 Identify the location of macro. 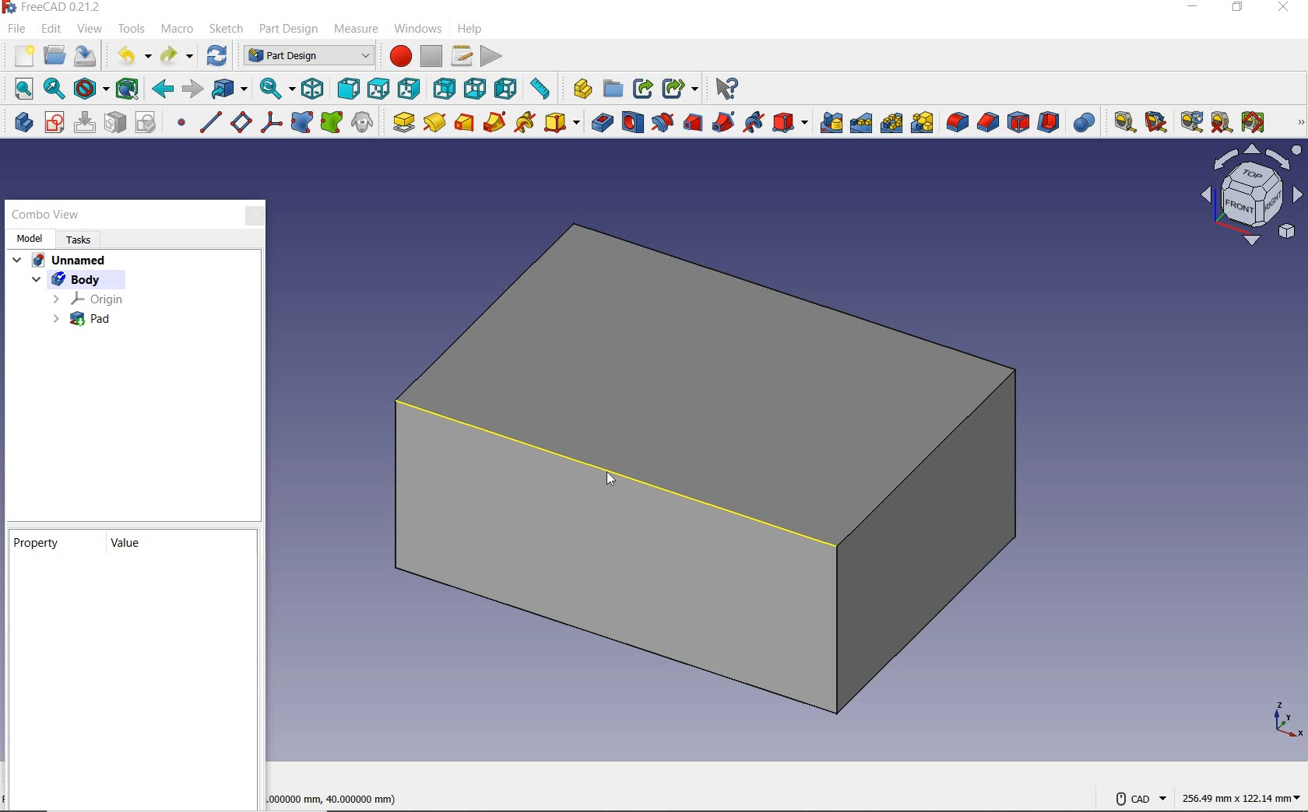
(180, 30).